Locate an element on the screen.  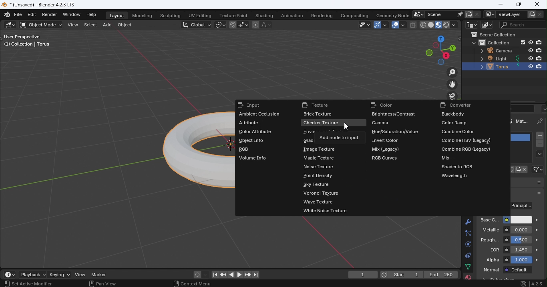
Normal is located at coordinates (507, 270).